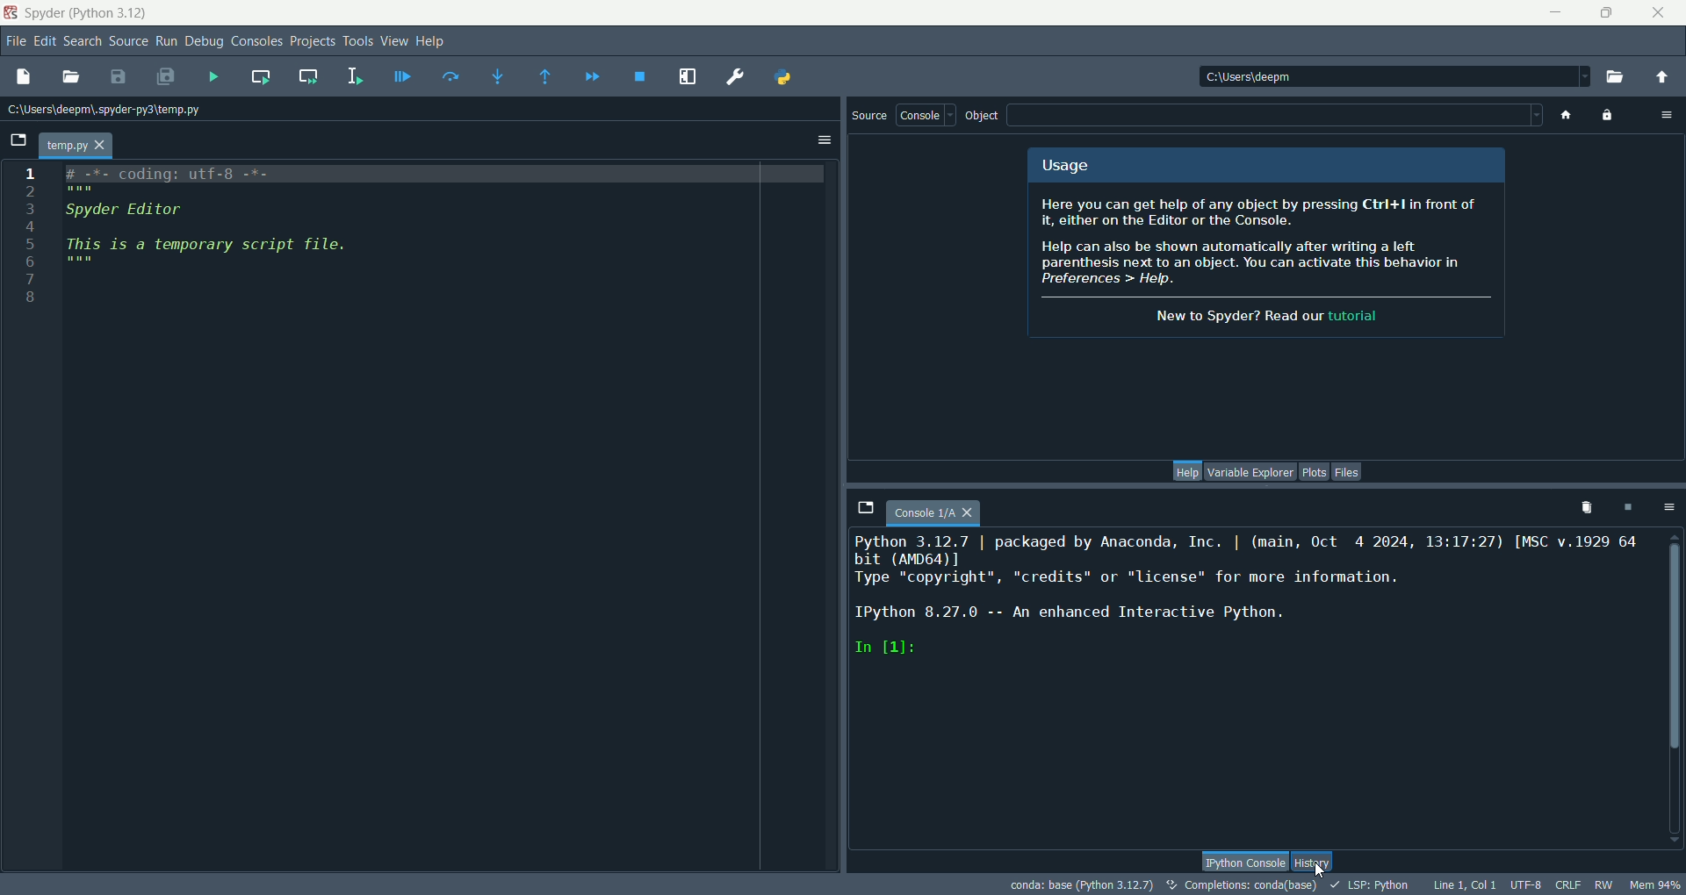 This screenshot has height=895, width=1686. Describe the element at coordinates (1389, 75) in the screenshot. I see `location` at that location.